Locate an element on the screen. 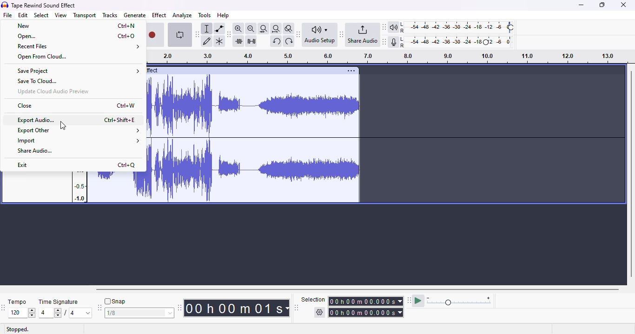  undo is located at coordinates (276, 41).